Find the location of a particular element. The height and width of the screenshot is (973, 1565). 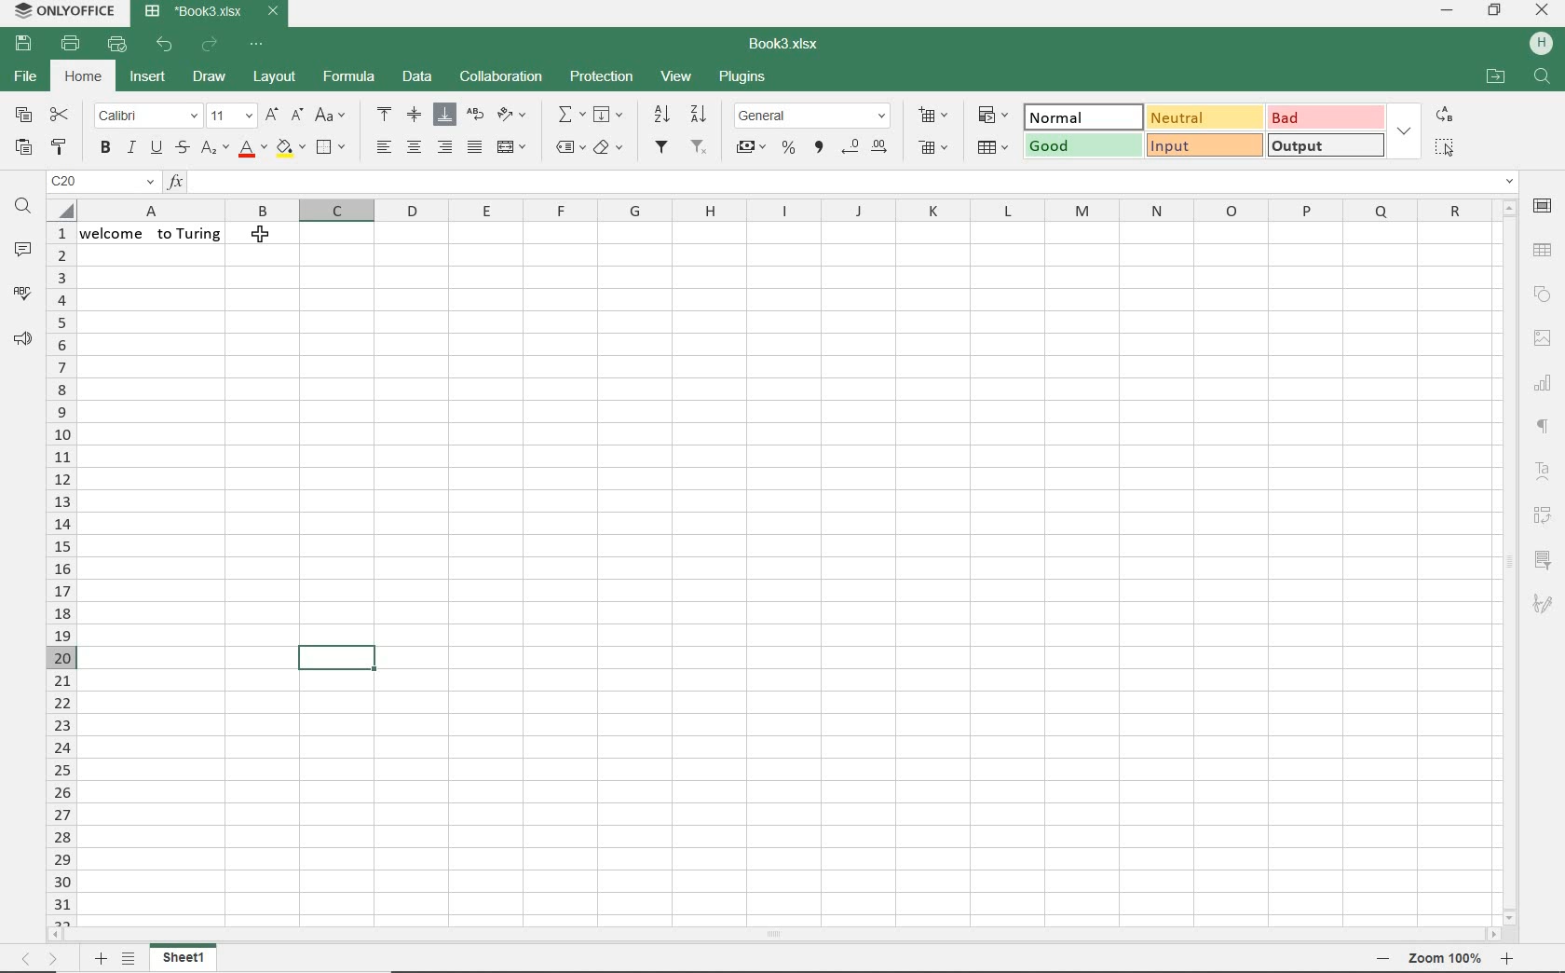

font is located at coordinates (145, 116).